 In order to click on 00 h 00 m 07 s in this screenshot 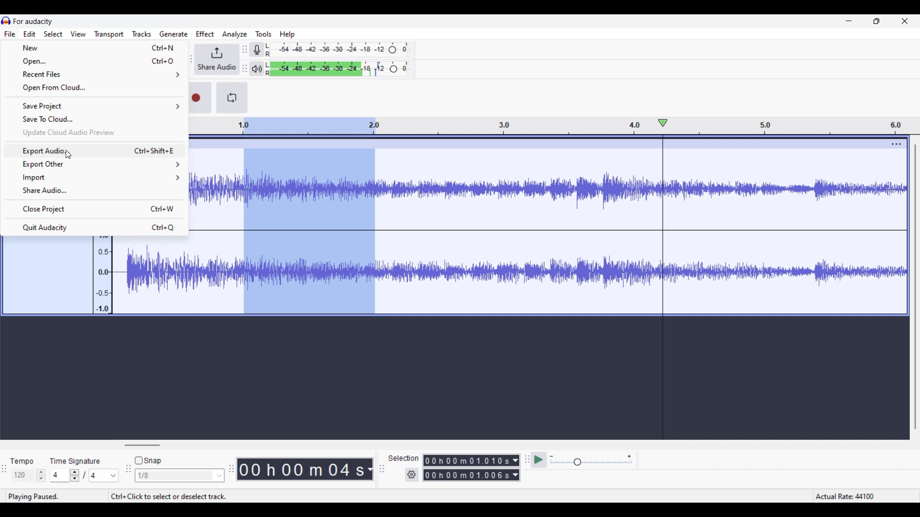, I will do `click(301, 469)`.